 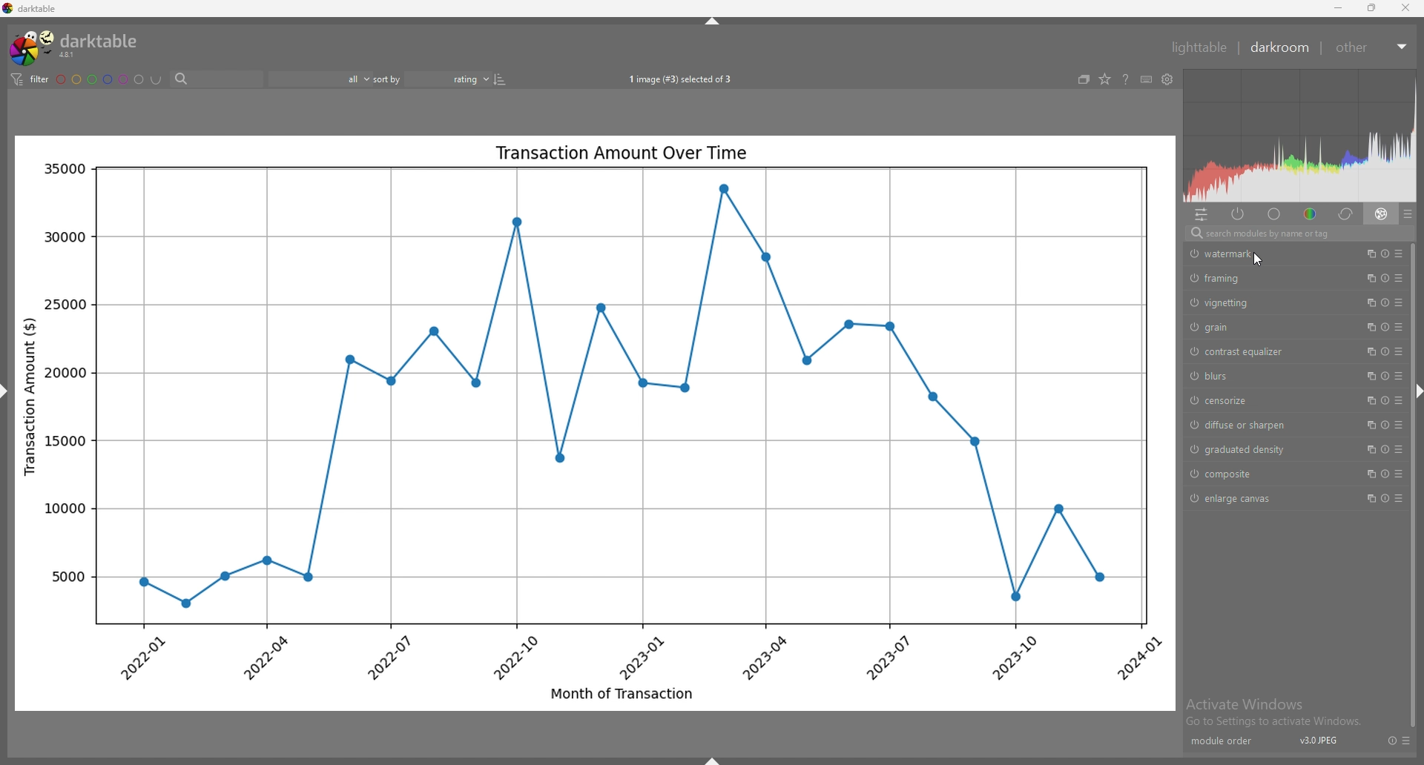 What do you see at coordinates (1239, 215) in the screenshot?
I see `active modules` at bounding box center [1239, 215].